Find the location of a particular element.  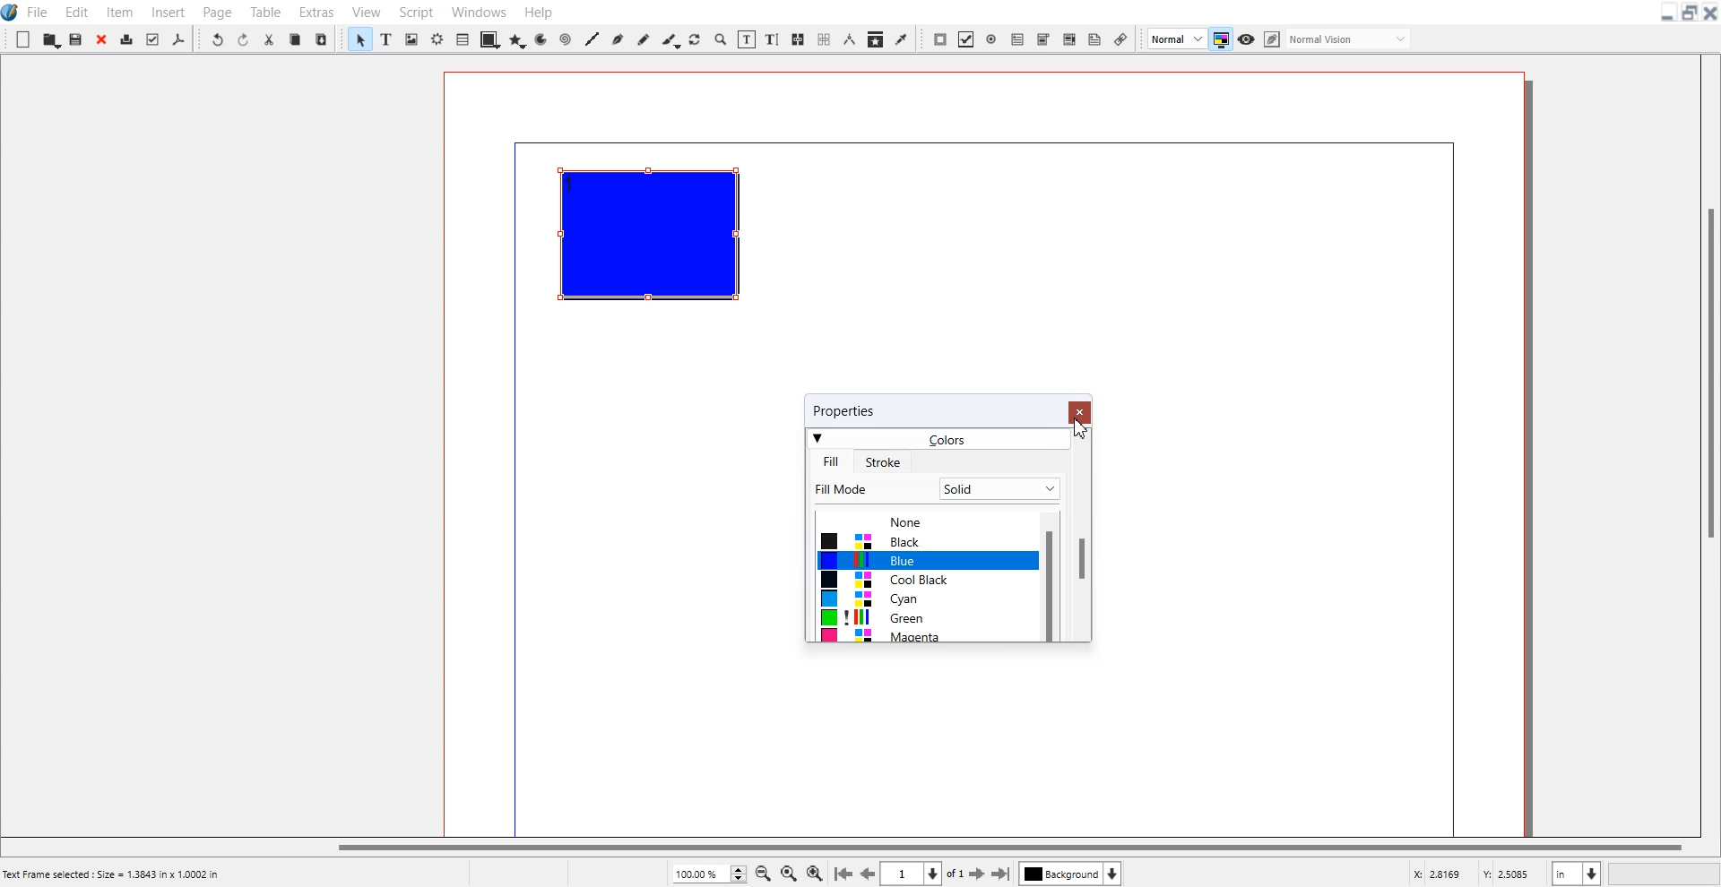

Maximize is located at coordinates (1689, 12).